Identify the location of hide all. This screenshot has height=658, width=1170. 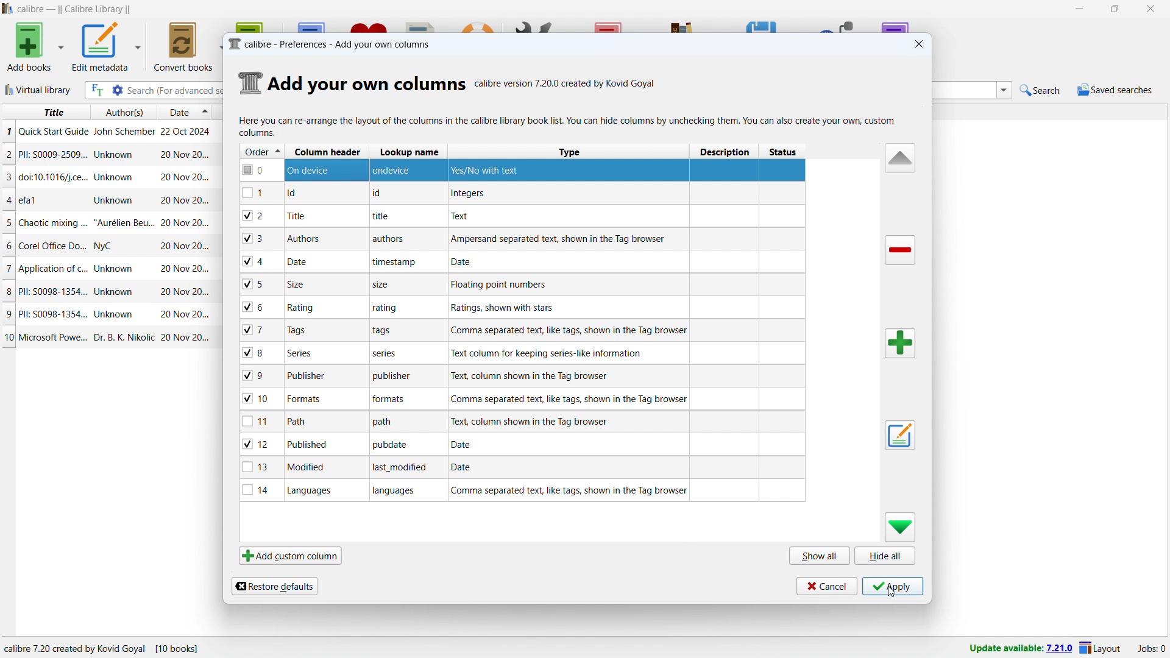
(886, 556).